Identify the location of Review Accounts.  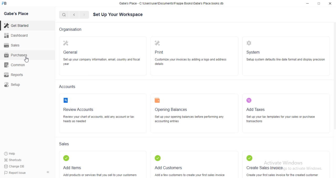
(79, 110).